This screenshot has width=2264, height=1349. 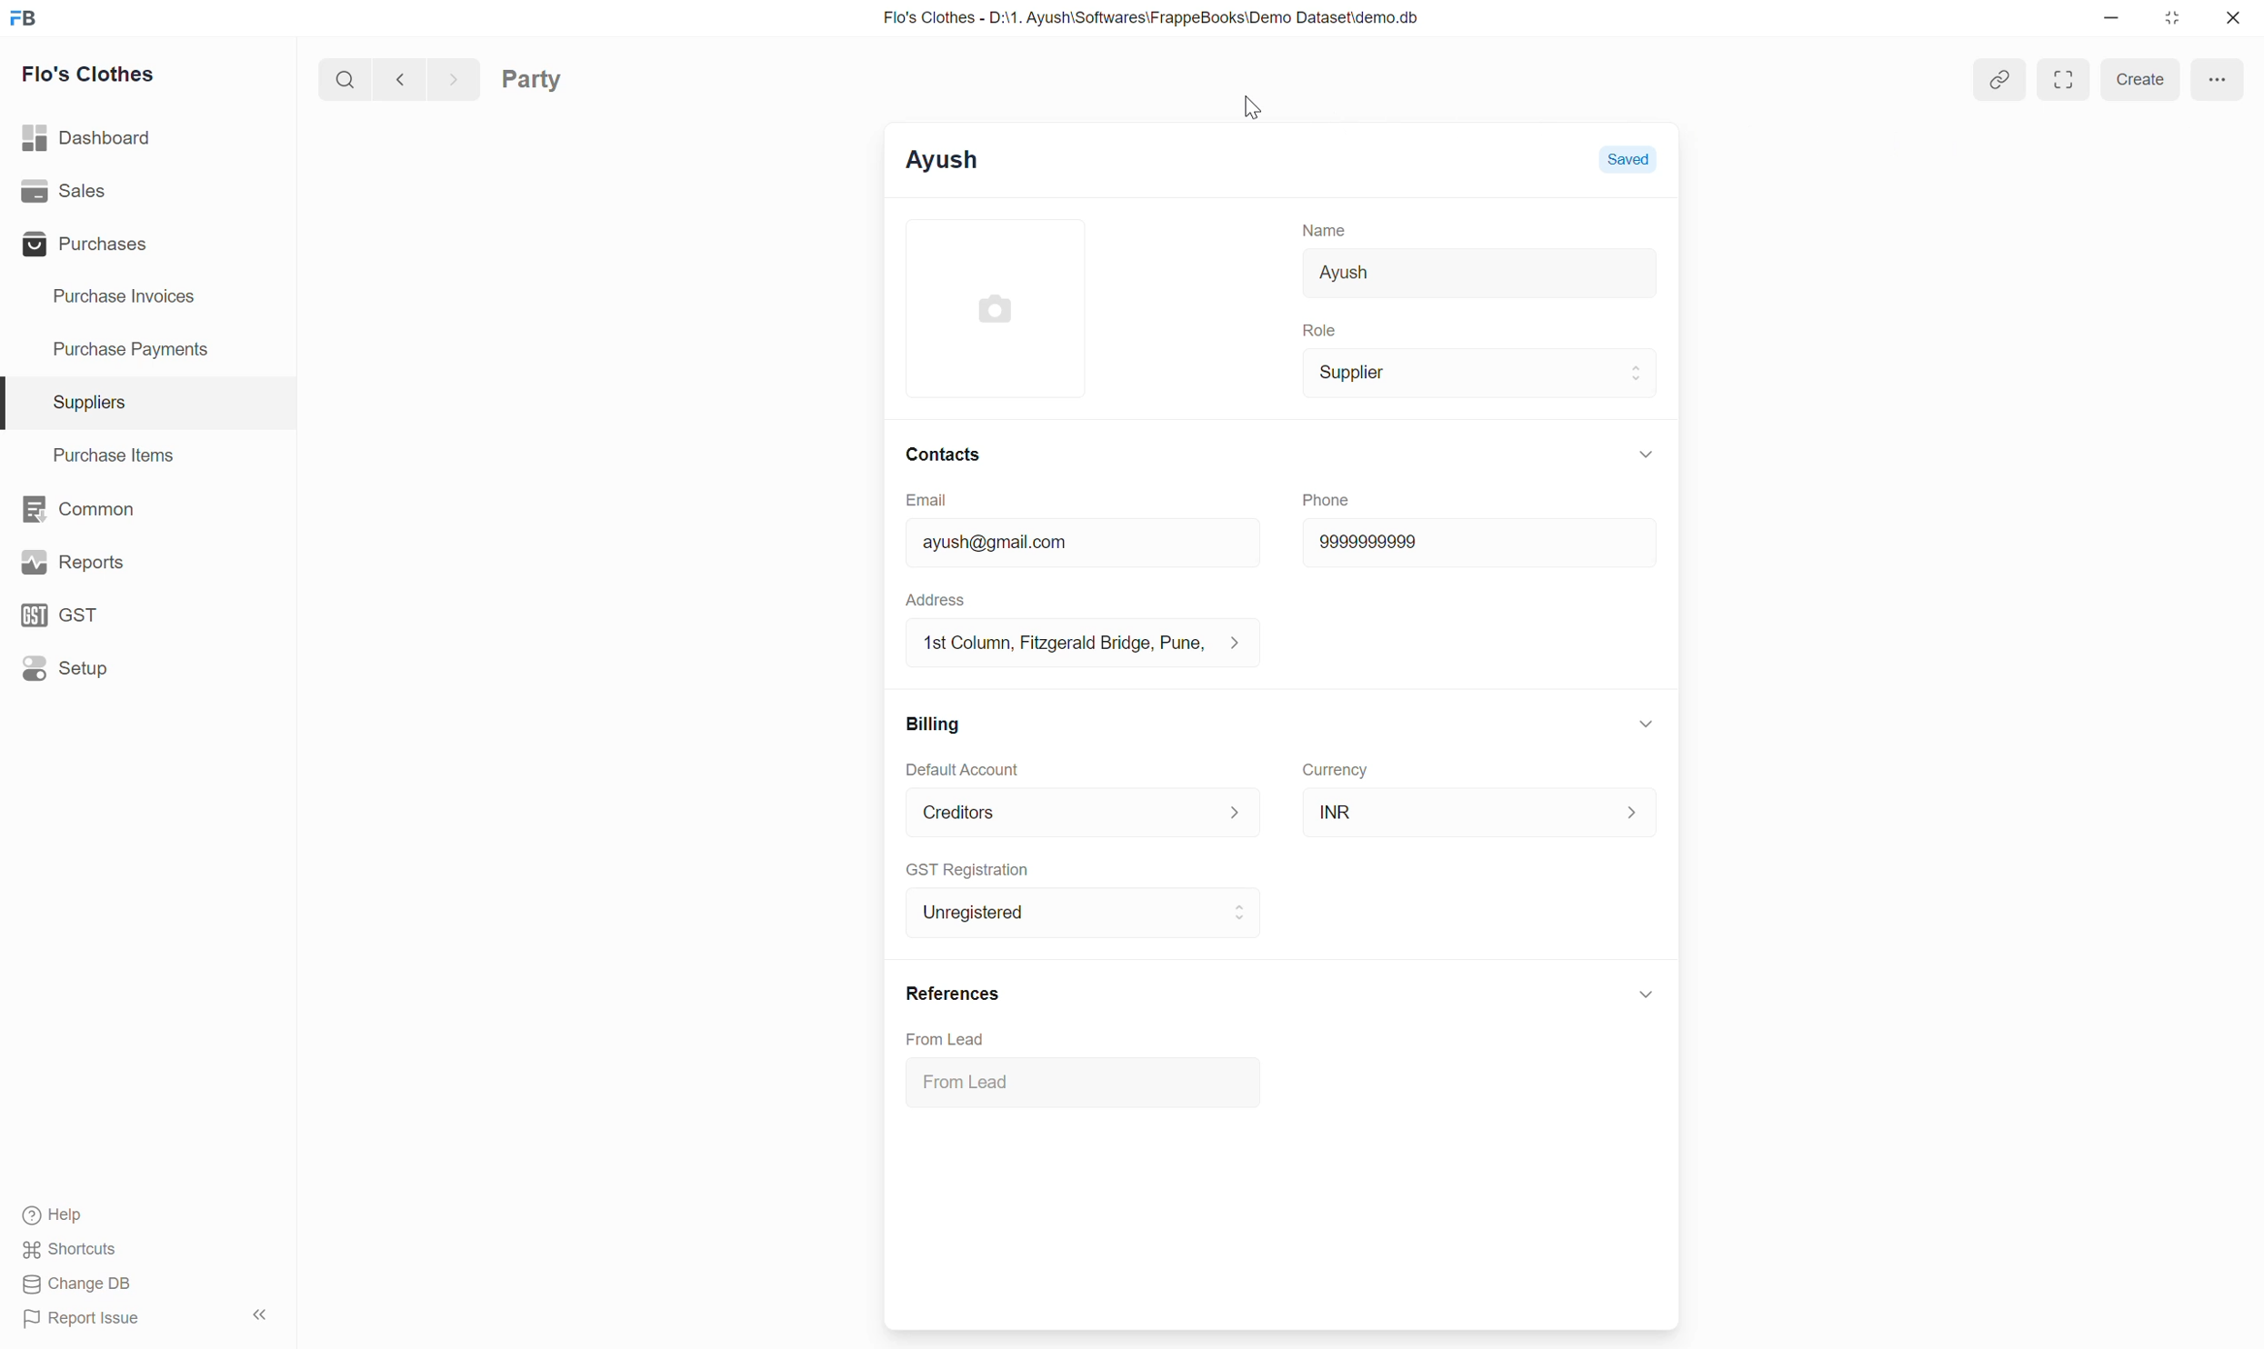 I want to click on Reports, so click(x=147, y=562).